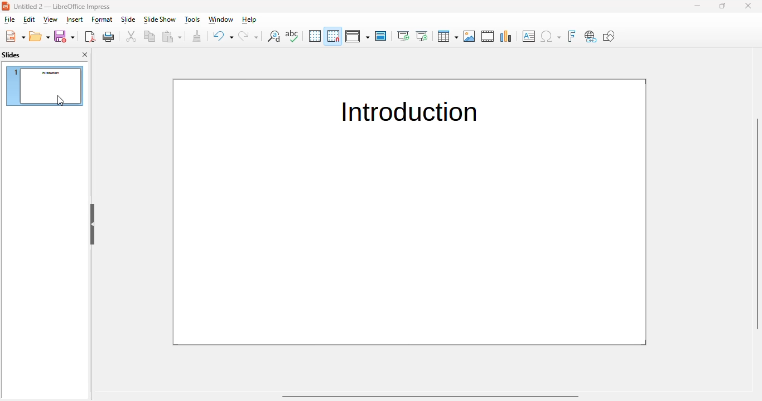 The height and width of the screenshot is (401, 762). I want to click on minimize, so click(698, 6).